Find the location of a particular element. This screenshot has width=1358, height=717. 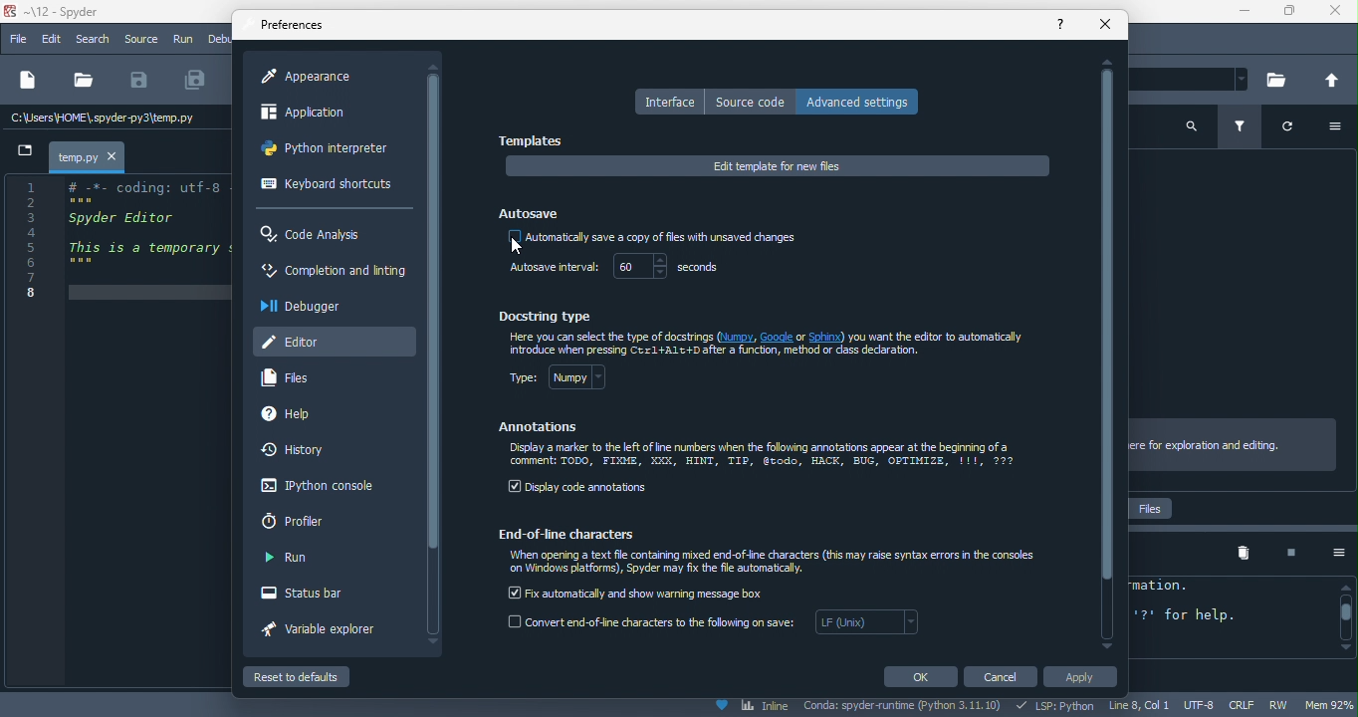

lsp python is located at coordinates (1058, 706).